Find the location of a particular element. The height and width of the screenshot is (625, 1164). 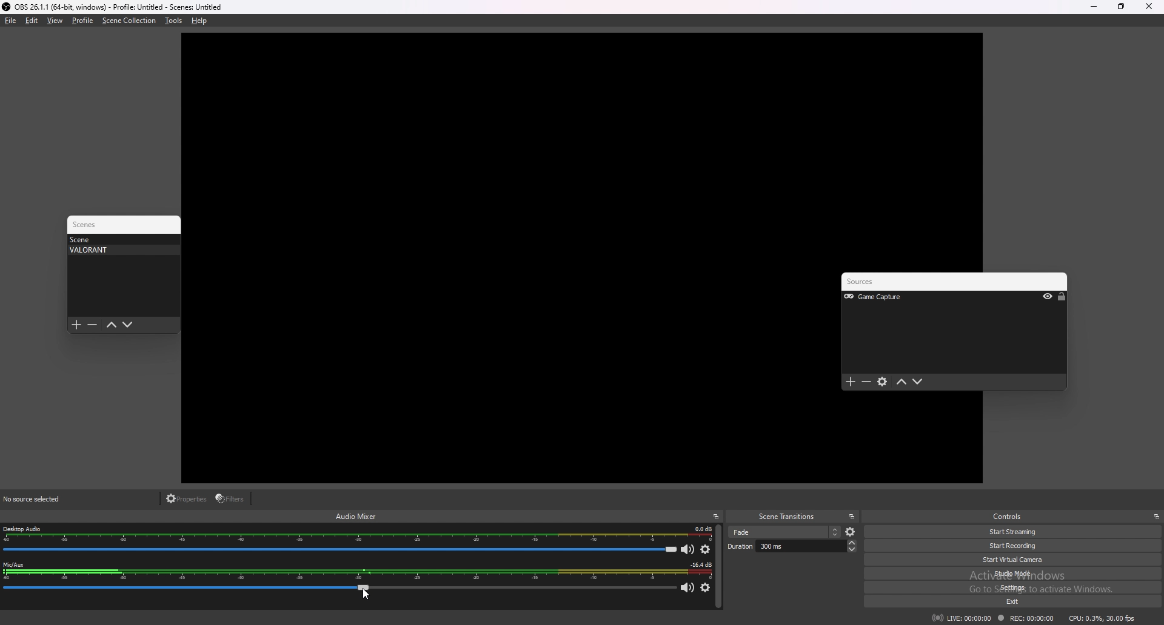

desktop audio is located at coordinates (358, 534).